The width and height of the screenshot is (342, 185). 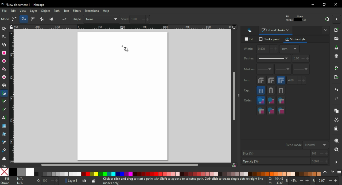 What do you see at coordinates (204, 19) in the screenshot?
I see `width` at bounding box center [204, 19].